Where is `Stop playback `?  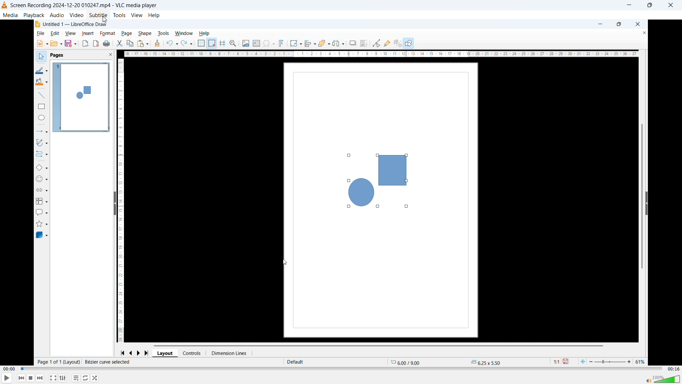
Stop playback  is located at coordinates (31, 378).